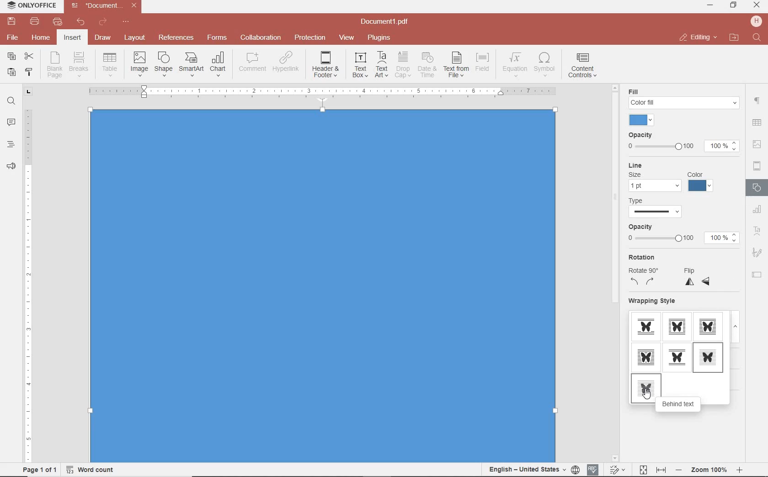  Describe the element at coordinates (677, 357) in the screenshot. I see `TOP & BOTTOM` at that location.